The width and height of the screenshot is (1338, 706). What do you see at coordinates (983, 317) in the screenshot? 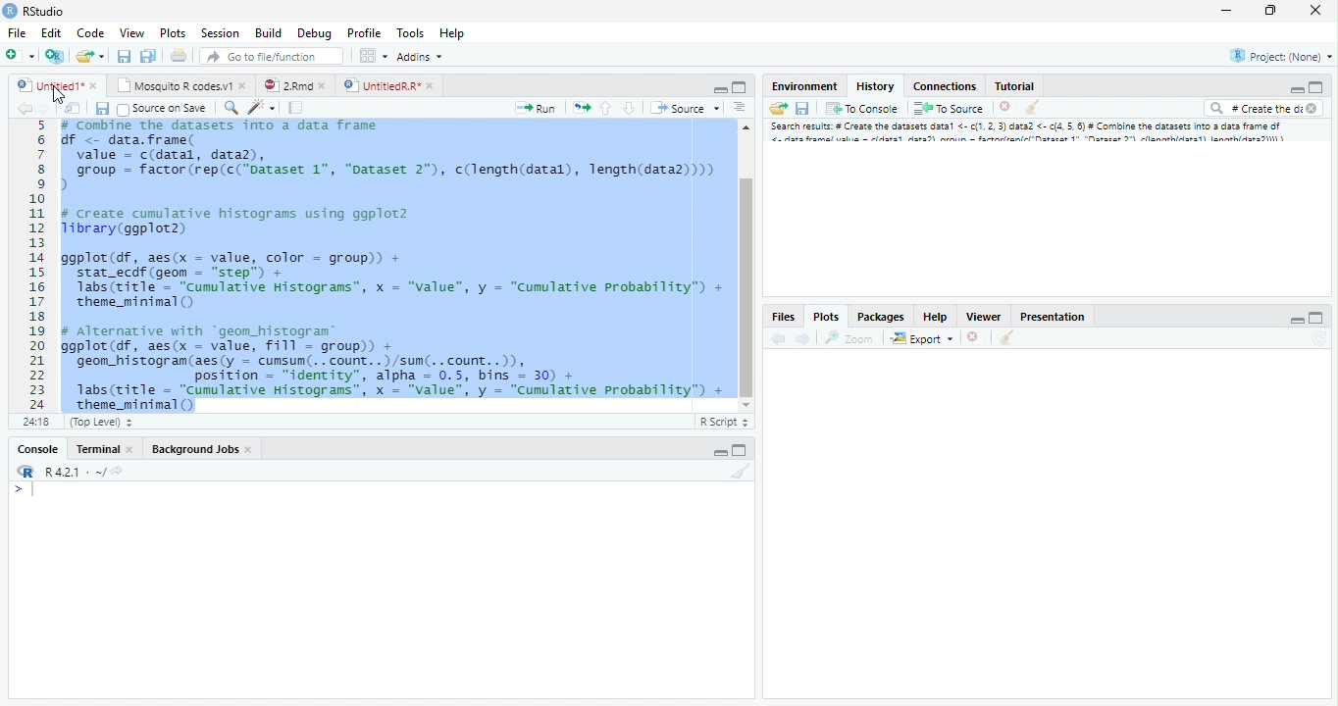
I see `Viewer` at bounding box center [983, 317].